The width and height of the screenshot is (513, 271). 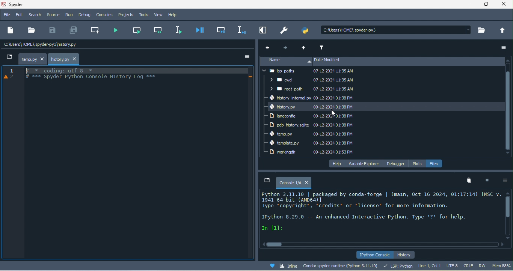 I want to click on open, so click(x=34, y=30).